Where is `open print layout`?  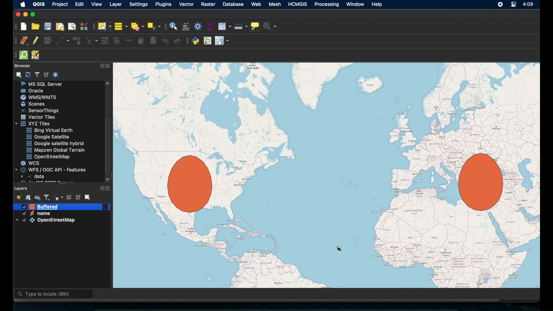 open print layout is located at coordinates (60, 27).